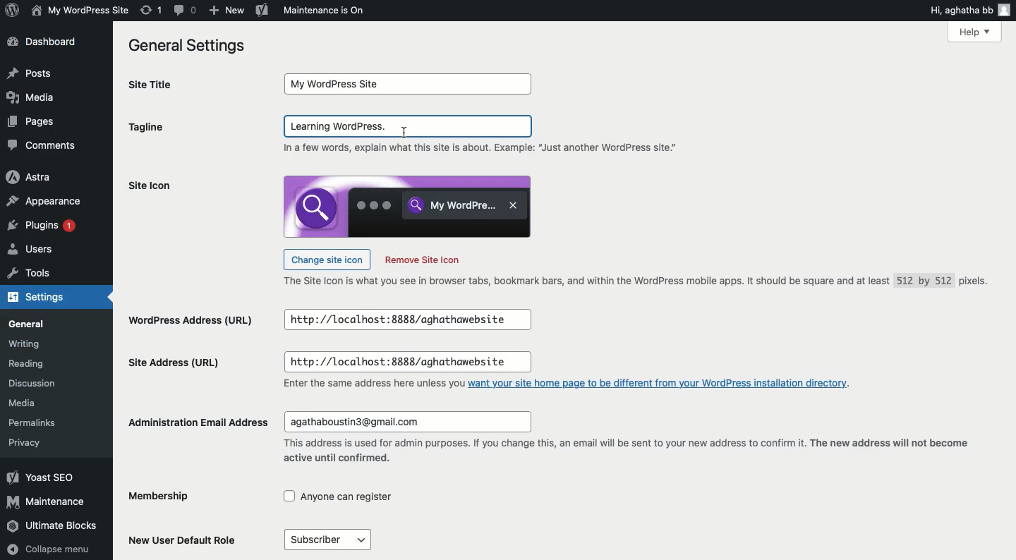 The image size is (1016, 560). I want to click on Privacy, so click(24, 442).